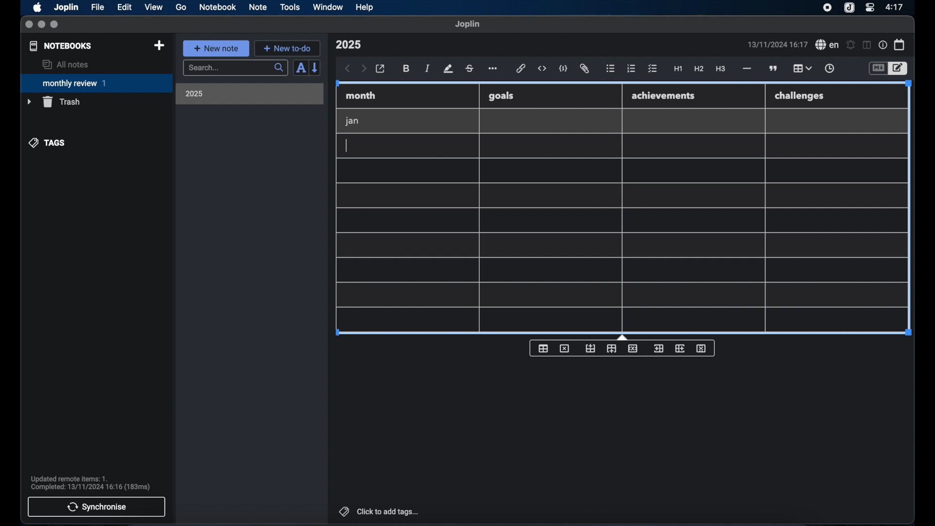 The width and height of the screenshot is (935, 526). What do you see at coordinates (96, 82) in the screenshot?
I see `monthly review` at bounding box center [96, 82].